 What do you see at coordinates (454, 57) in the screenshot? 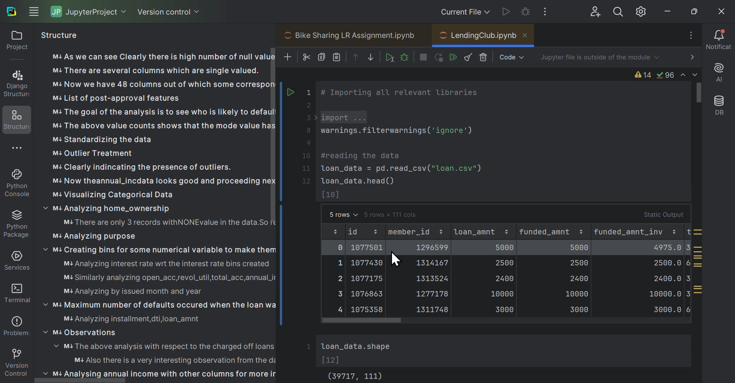
I see `Run all` at bounding box center [454, 57].